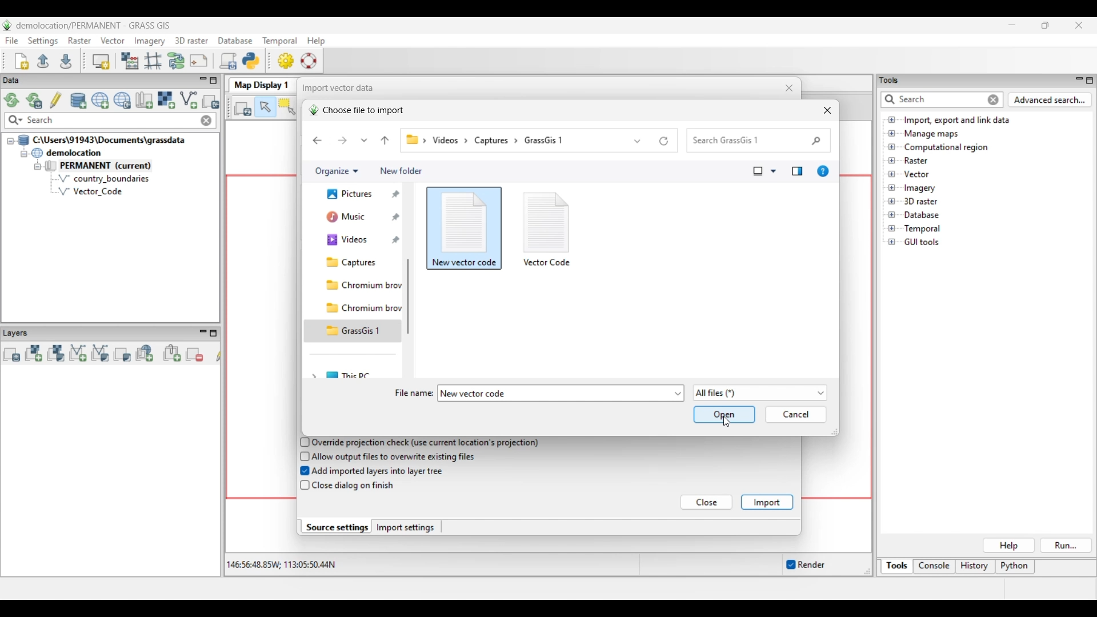 This screenshot has height=617, width=1097. I want to click on Maximize Data panel, so click(214, 81).